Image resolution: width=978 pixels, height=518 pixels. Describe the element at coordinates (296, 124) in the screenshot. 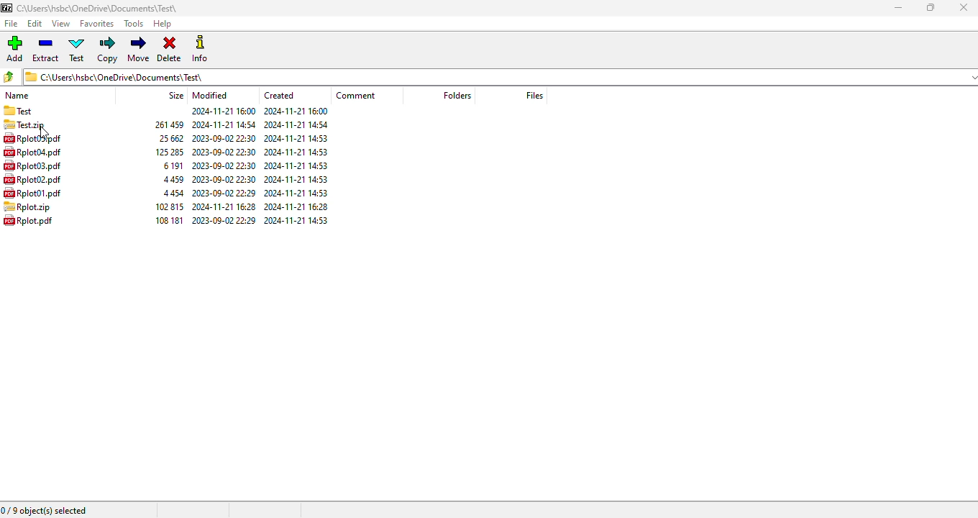

I see `created date & time` at that location.